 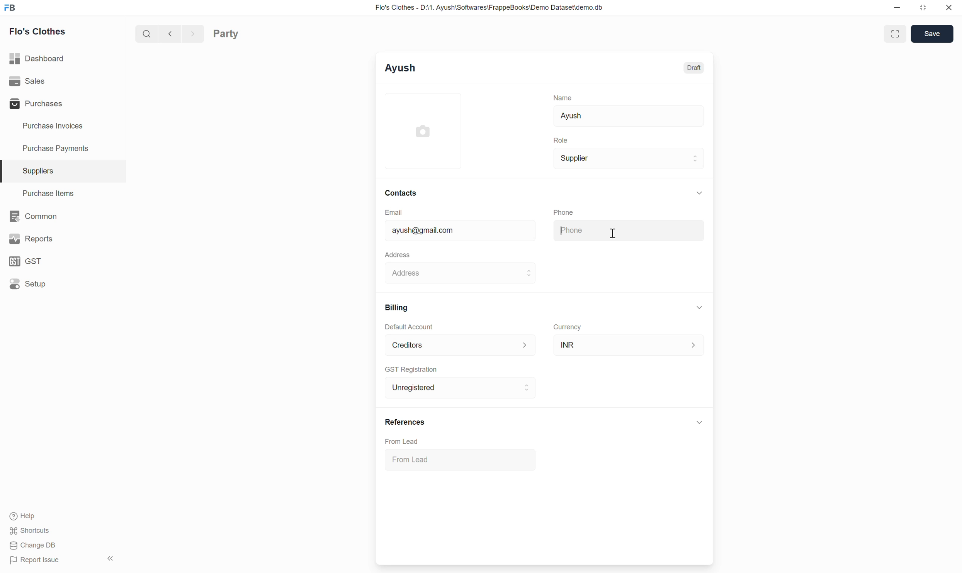 I want to click on Sales, so click(x=63, y=81).